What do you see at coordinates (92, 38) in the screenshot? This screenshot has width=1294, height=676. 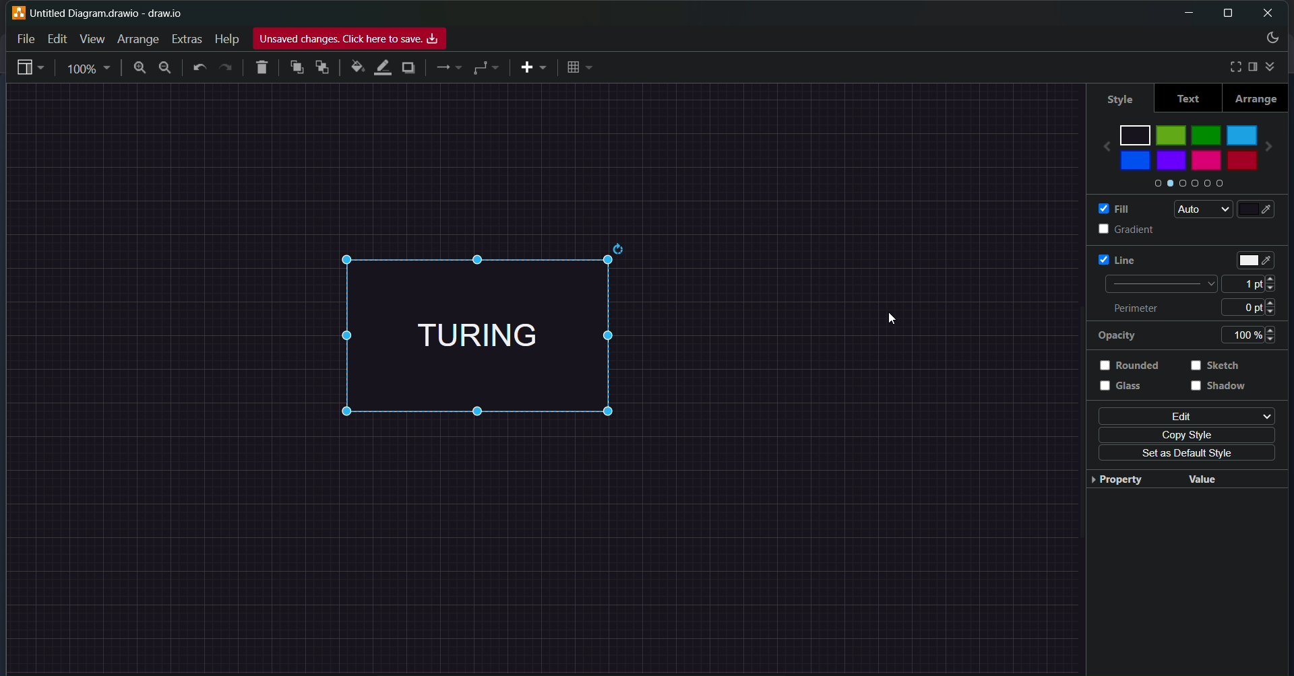 I see `View` at bounding box center [92, 38].